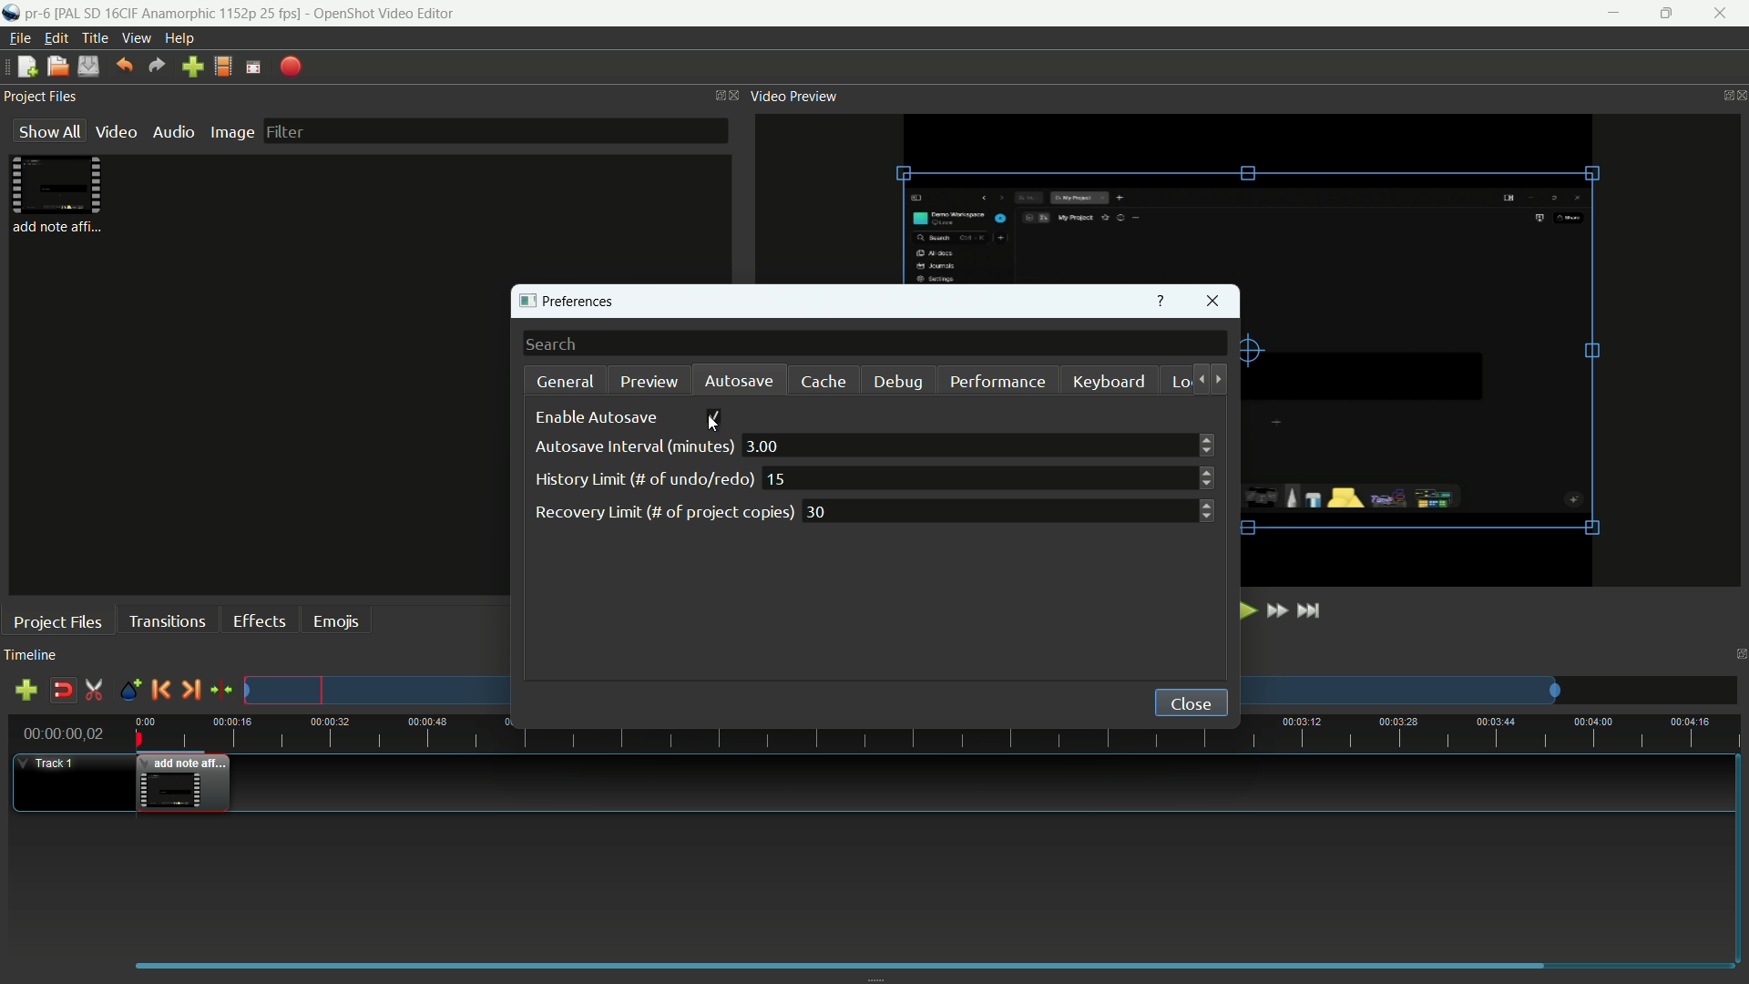  I want to click on project files, so click(58, 195).